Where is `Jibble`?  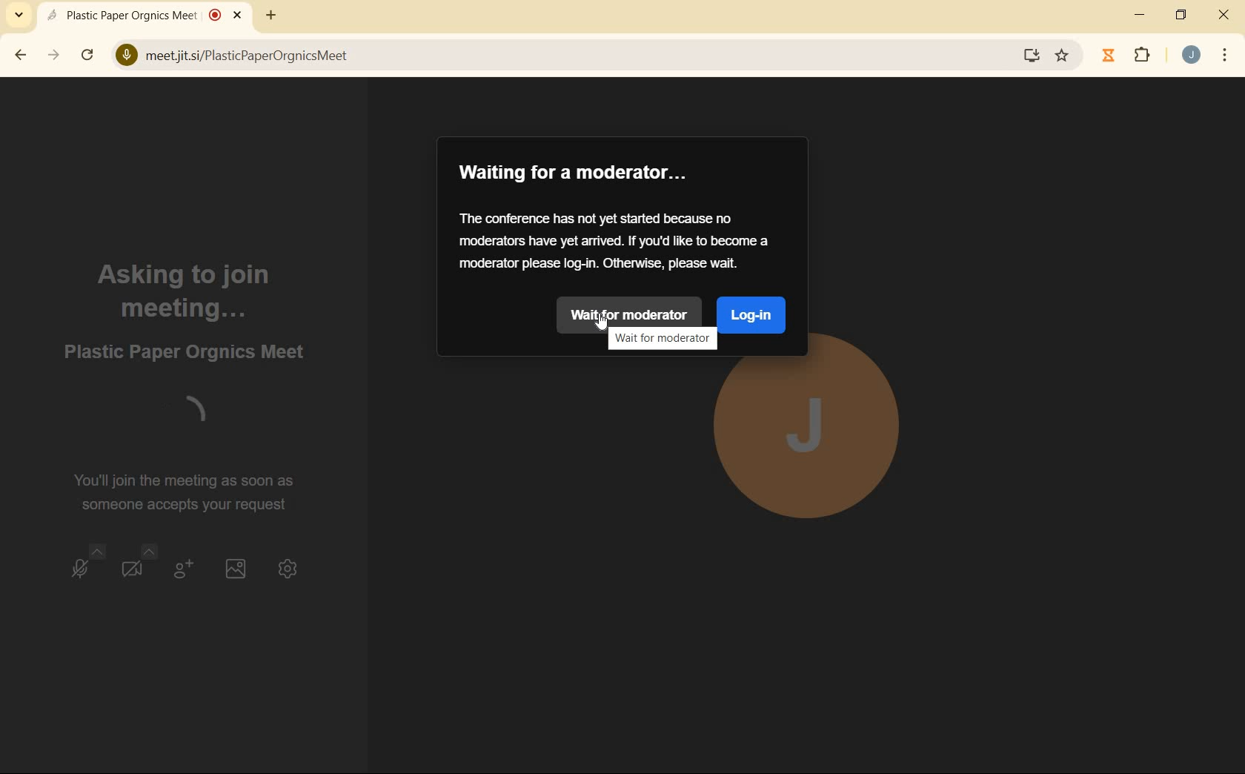 Jibble is located at coordinates (1109, 57).